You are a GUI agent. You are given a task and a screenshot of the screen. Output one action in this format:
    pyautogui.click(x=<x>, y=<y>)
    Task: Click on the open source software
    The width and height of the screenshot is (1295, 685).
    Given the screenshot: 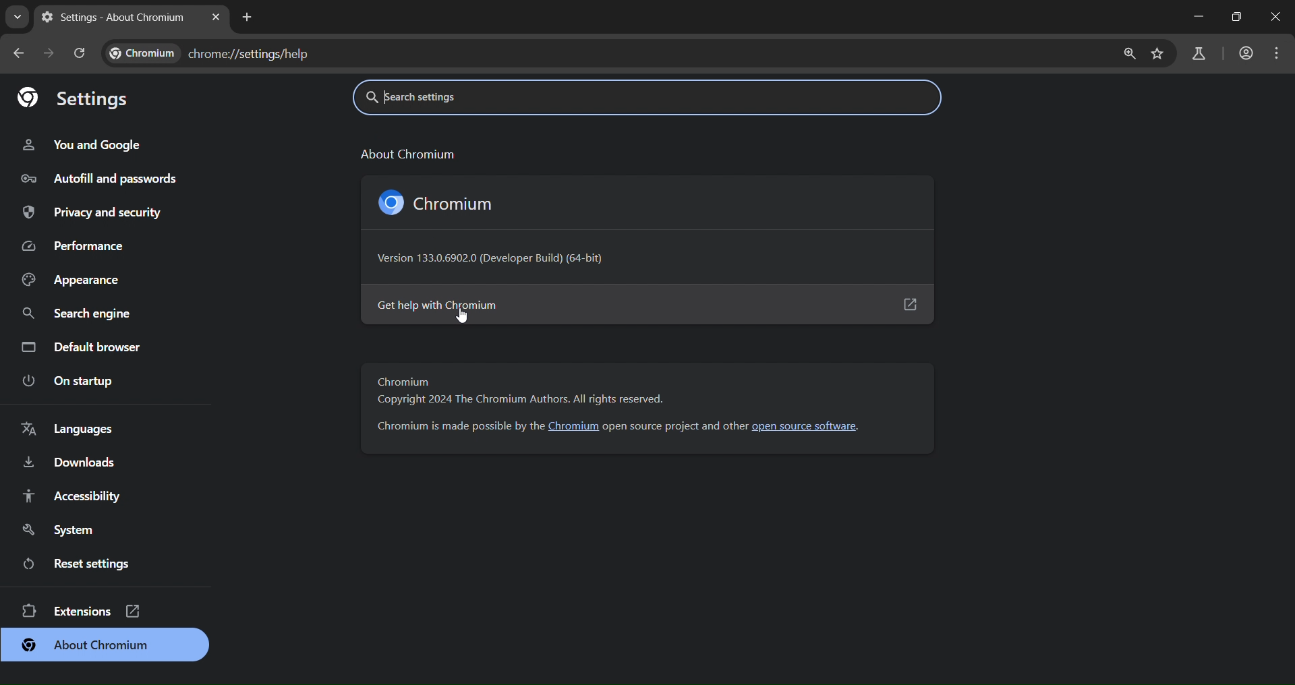 What is the action you would take?
    pyautogui.click(x=811, y=427)
    